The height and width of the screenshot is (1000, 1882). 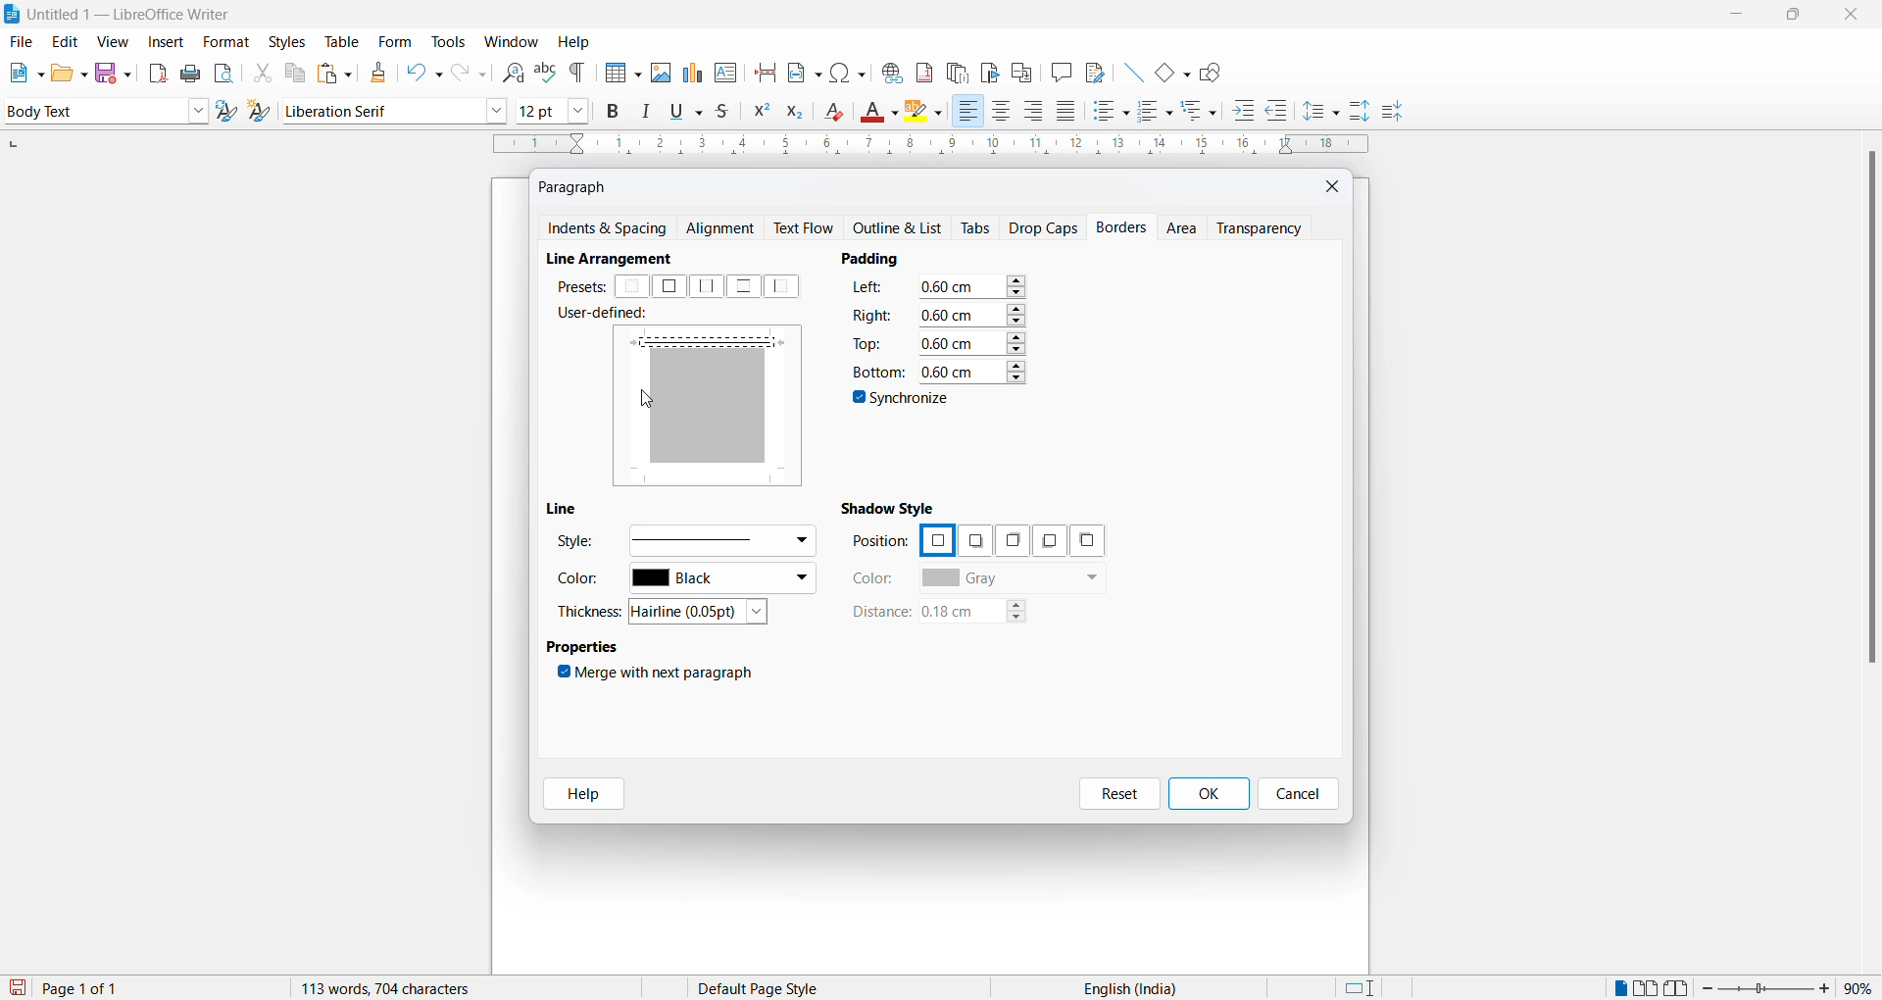 What do you see at coordinates (609, 315) in the screenshot?
I see `user defined` at bounding box center [609, 315].